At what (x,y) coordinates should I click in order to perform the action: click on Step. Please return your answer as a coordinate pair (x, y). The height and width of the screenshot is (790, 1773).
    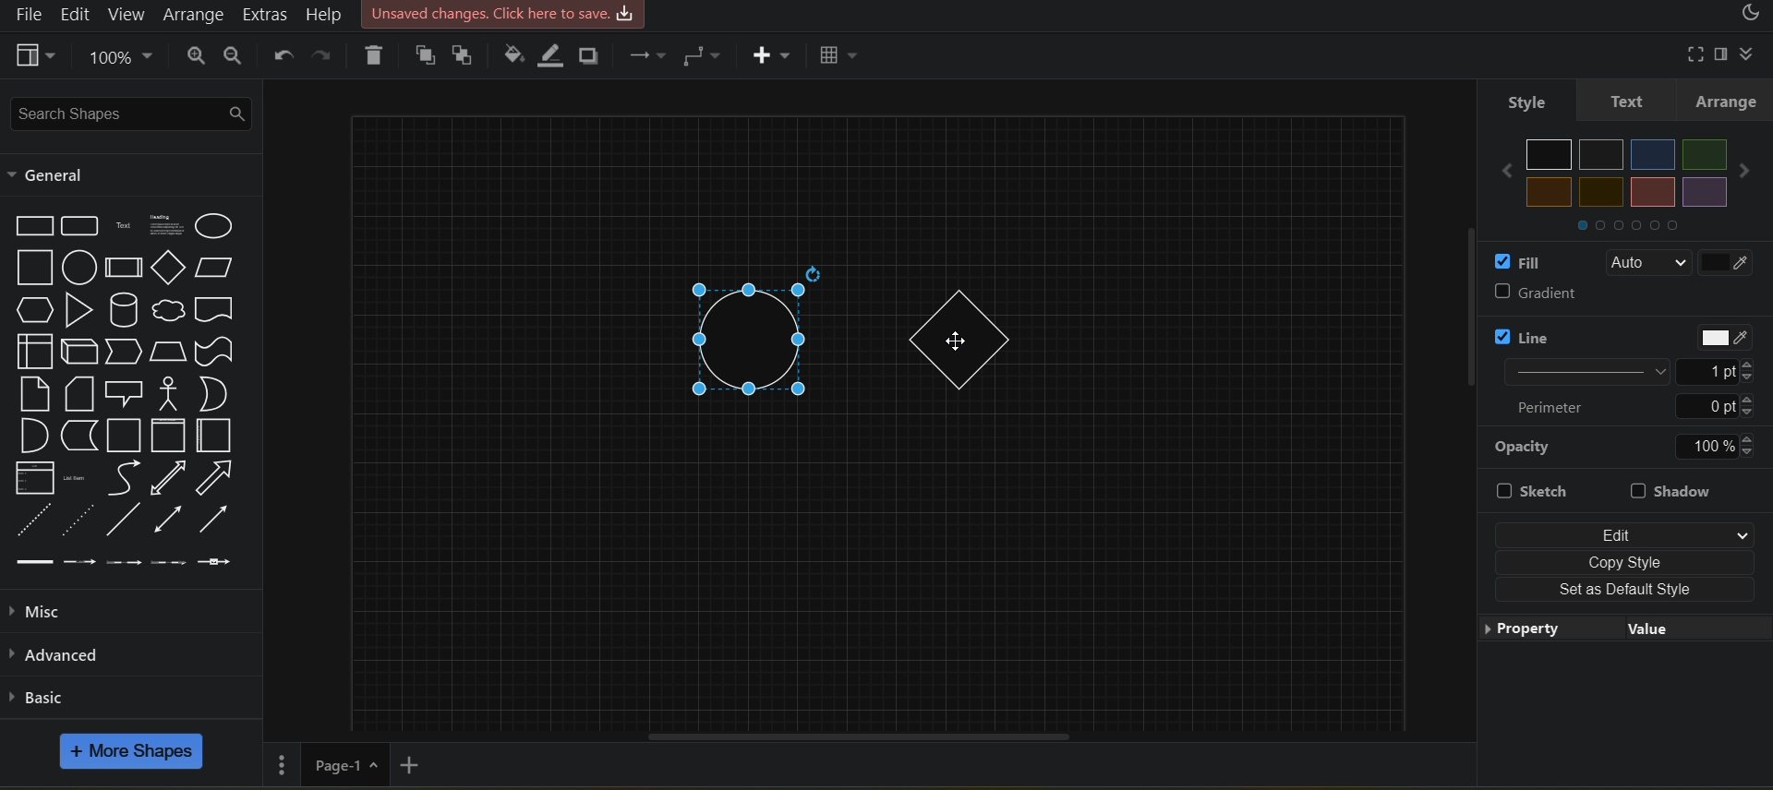
    Looking at the image, I should click on (124, 350).